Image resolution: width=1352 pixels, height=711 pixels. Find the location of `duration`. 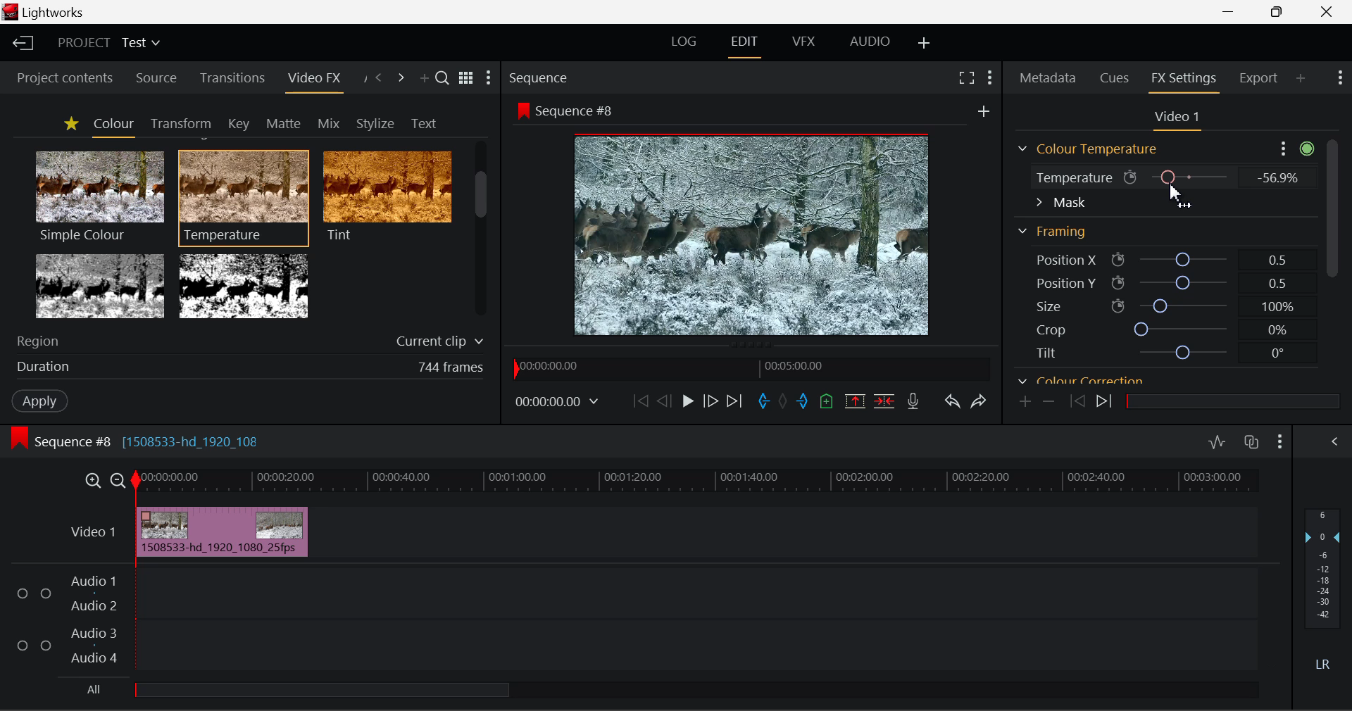

duration is located at coordinates (39, 367).